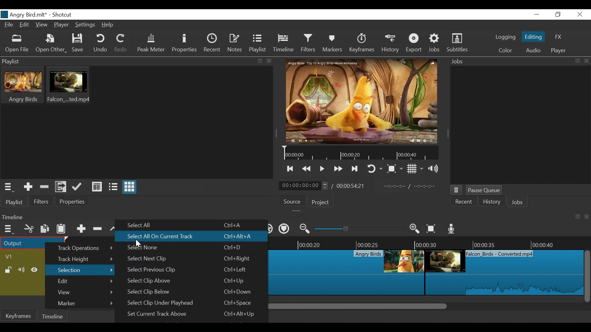 The height and width of the screenshot is (332, 591). What do you see at coordinates (25, 25) in the screenshot?
I see `Edit` at bounding box center [25, 25].